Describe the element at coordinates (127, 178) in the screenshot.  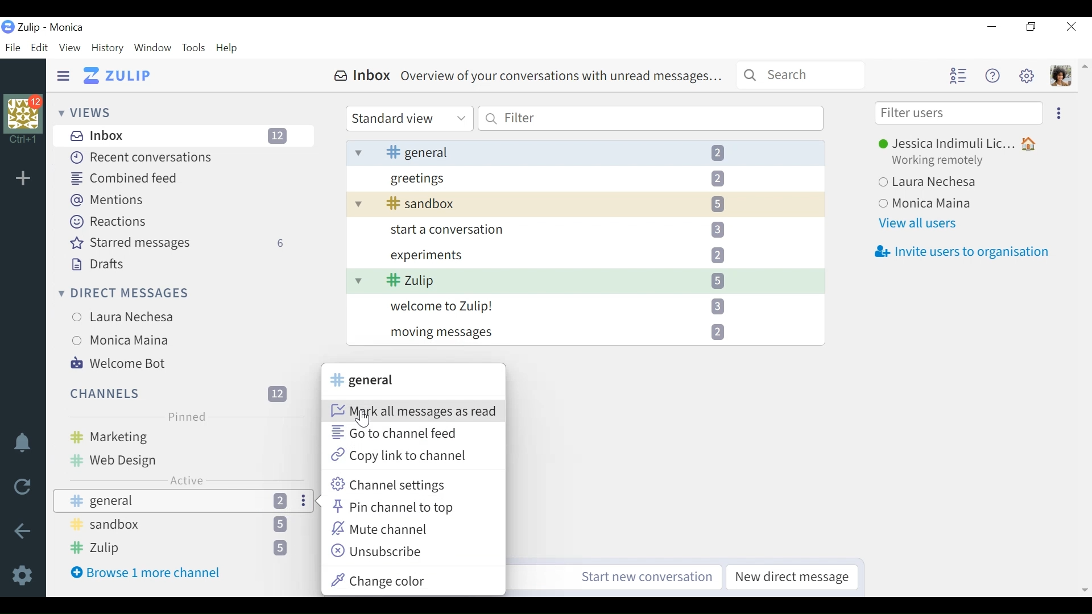
I see `Combined feed` at that location.